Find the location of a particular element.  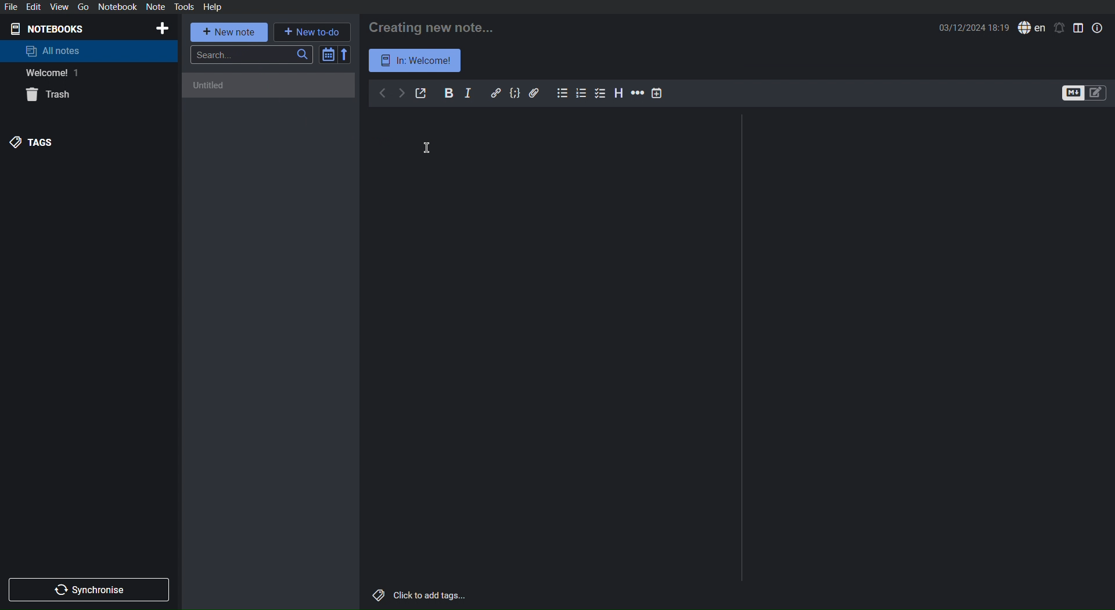

Go is located at coordinates (81, 7).